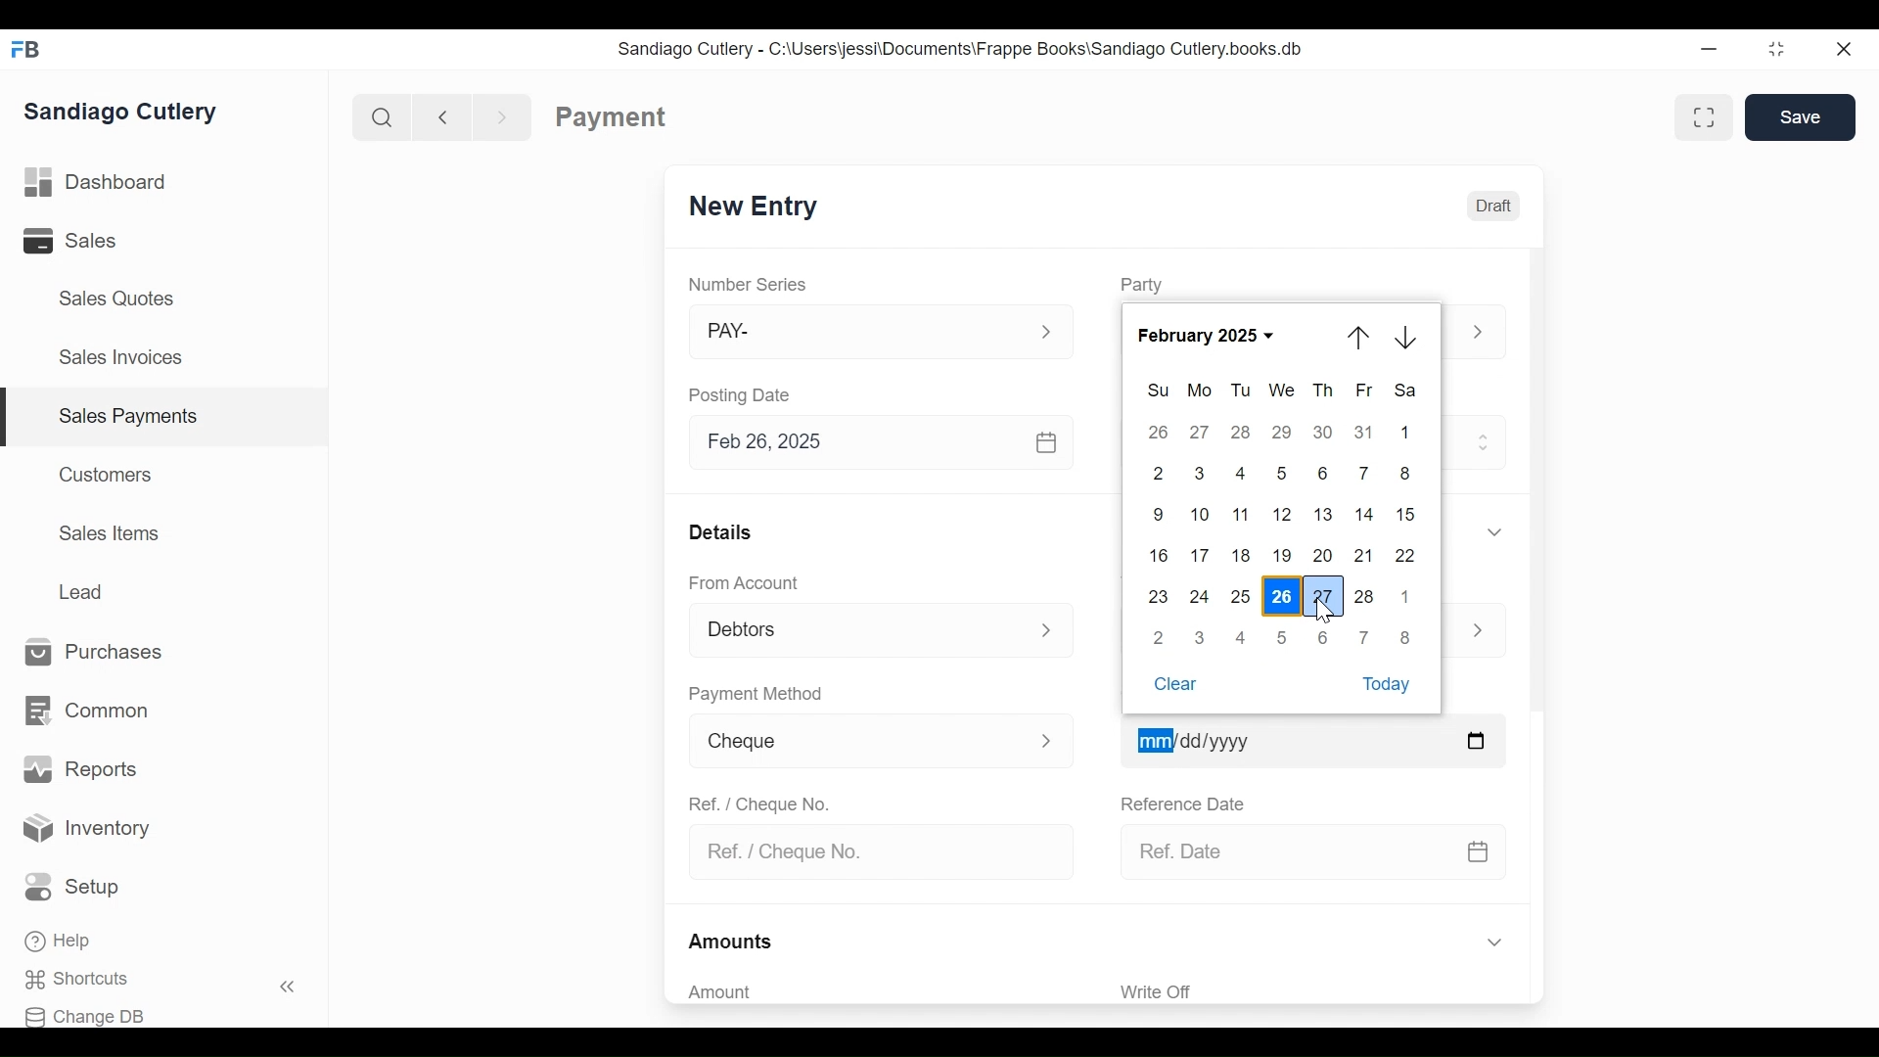 This screenshot has width=1879, height=1057. Describe the element at coordinates (1241, 431) in the screenshot. I see `25` at that location.